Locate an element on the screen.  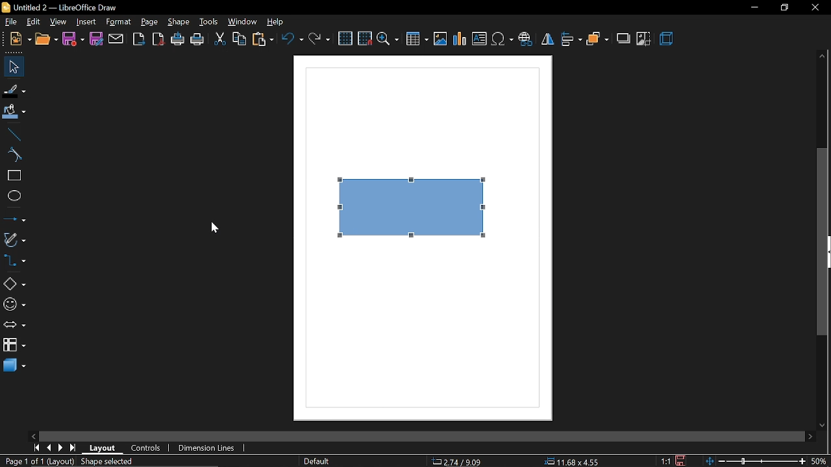
next page is located at coordinates (61, 449).